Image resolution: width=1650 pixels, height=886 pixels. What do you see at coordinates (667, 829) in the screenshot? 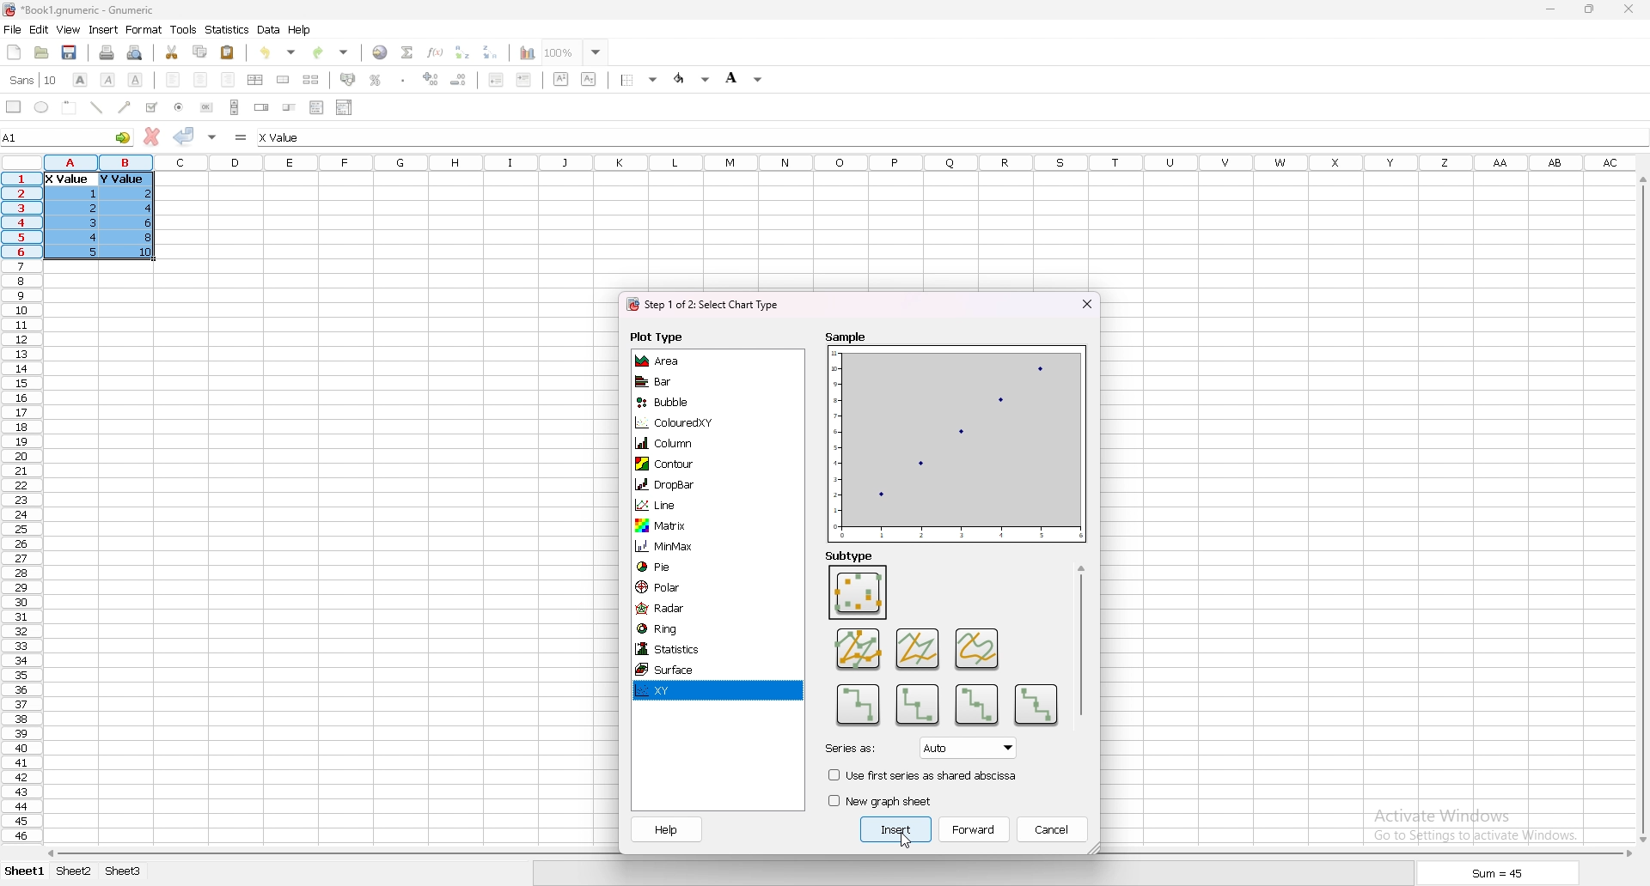
I see `help` at bounding box center [667, 829].